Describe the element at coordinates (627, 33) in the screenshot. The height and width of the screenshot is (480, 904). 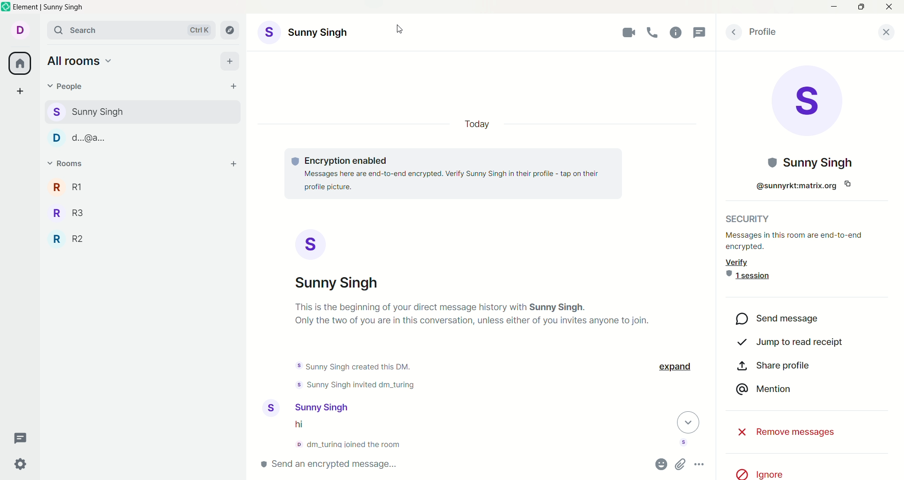
I see `Video Call` at that location.